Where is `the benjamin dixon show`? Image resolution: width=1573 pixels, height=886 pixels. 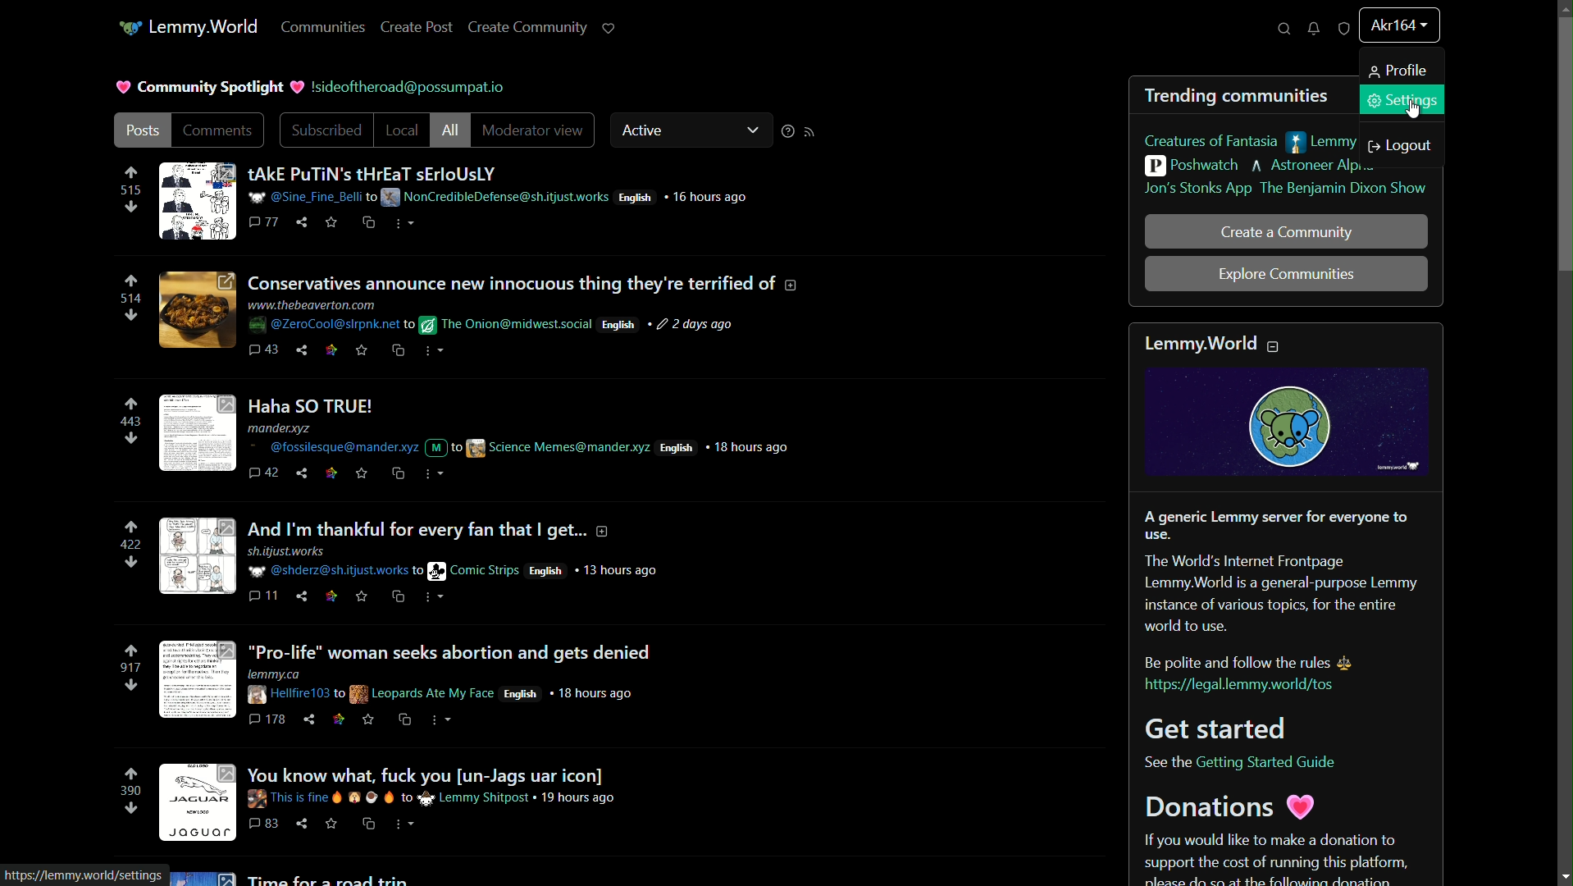
the benjamin dixon show is located at coordinates (1343, 189).